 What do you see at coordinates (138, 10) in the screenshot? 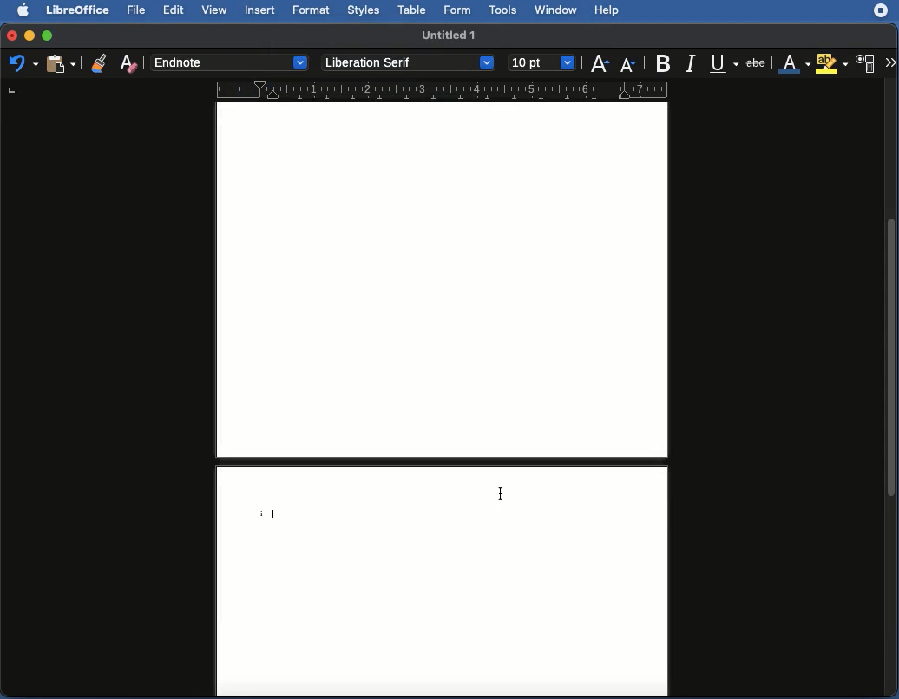
I see `File` at bounding box center [138, 10].